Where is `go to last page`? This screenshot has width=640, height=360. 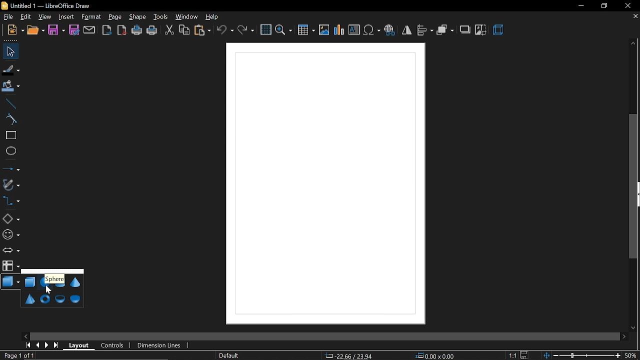 go to last page is located at coordinates (57, 346).